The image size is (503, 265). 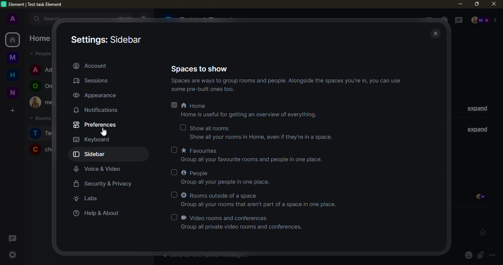 What do you see at coordinates (457, 21) in the screenshot?
I see `threads` at bounding box center [457, 21].